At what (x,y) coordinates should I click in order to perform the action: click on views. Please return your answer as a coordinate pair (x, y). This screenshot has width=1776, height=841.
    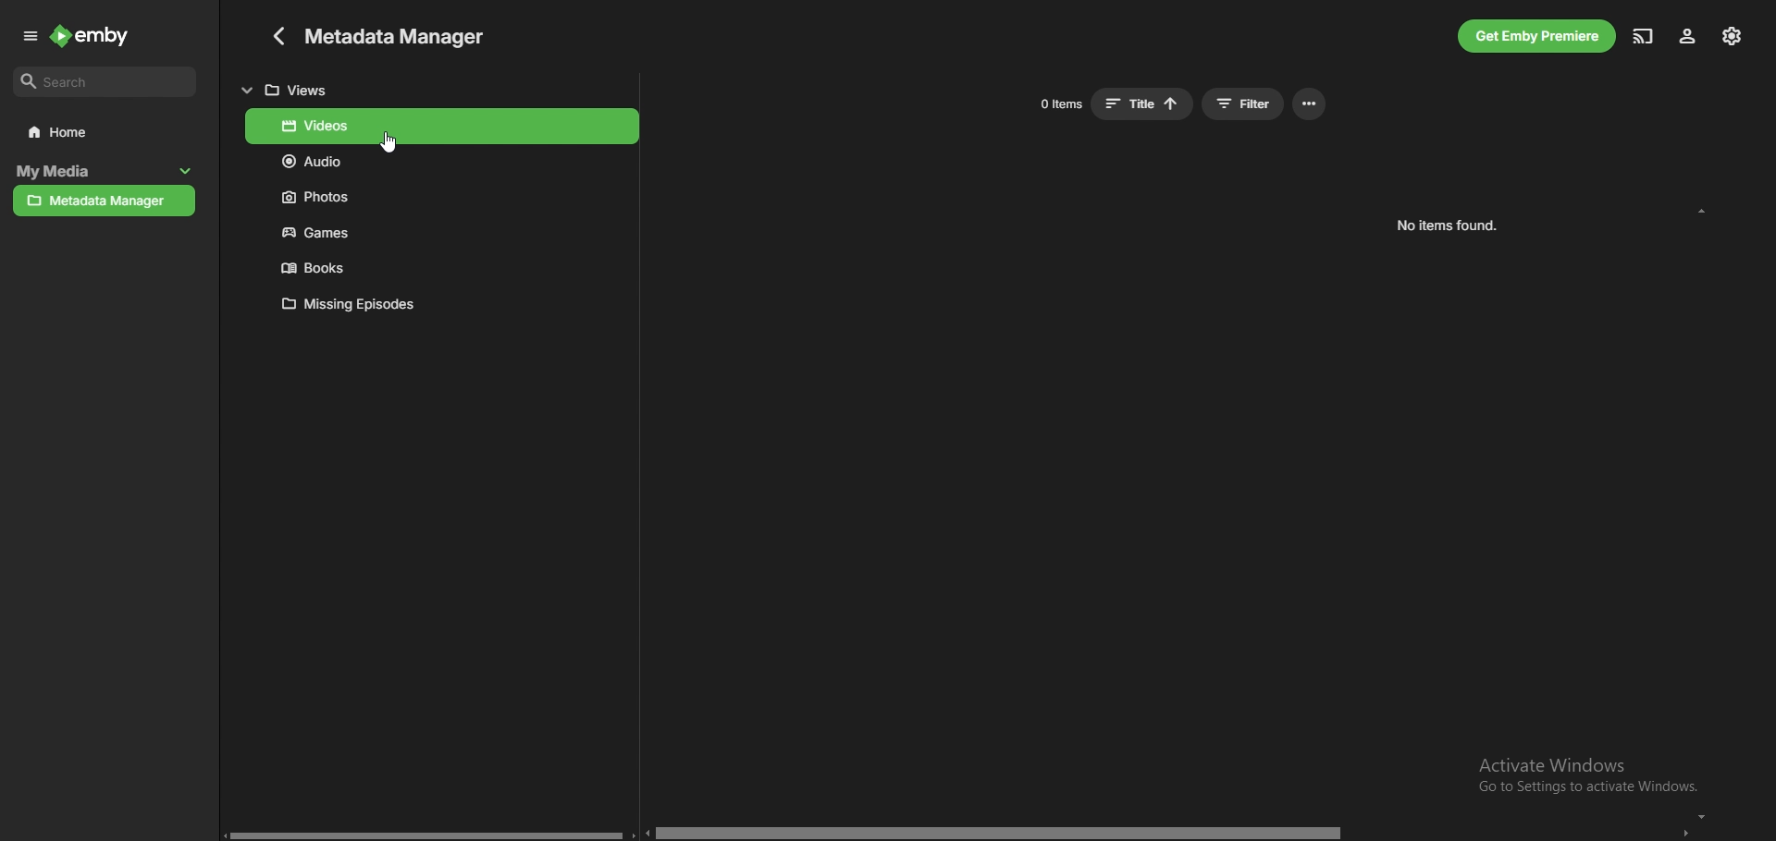
    Looking at the image, I should click on (439, 87).